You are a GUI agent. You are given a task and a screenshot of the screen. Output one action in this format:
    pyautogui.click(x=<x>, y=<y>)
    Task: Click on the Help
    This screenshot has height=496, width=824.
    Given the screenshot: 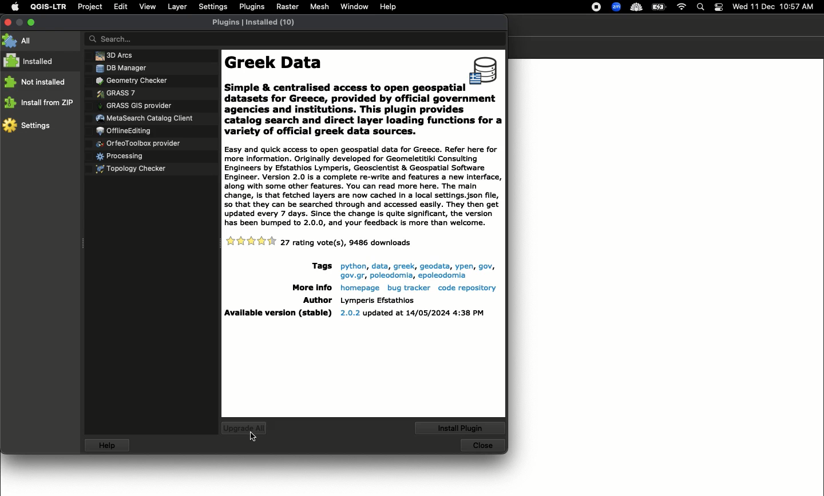 What is the action you would take?
    pyautogui.click(x=389, y=6)
    